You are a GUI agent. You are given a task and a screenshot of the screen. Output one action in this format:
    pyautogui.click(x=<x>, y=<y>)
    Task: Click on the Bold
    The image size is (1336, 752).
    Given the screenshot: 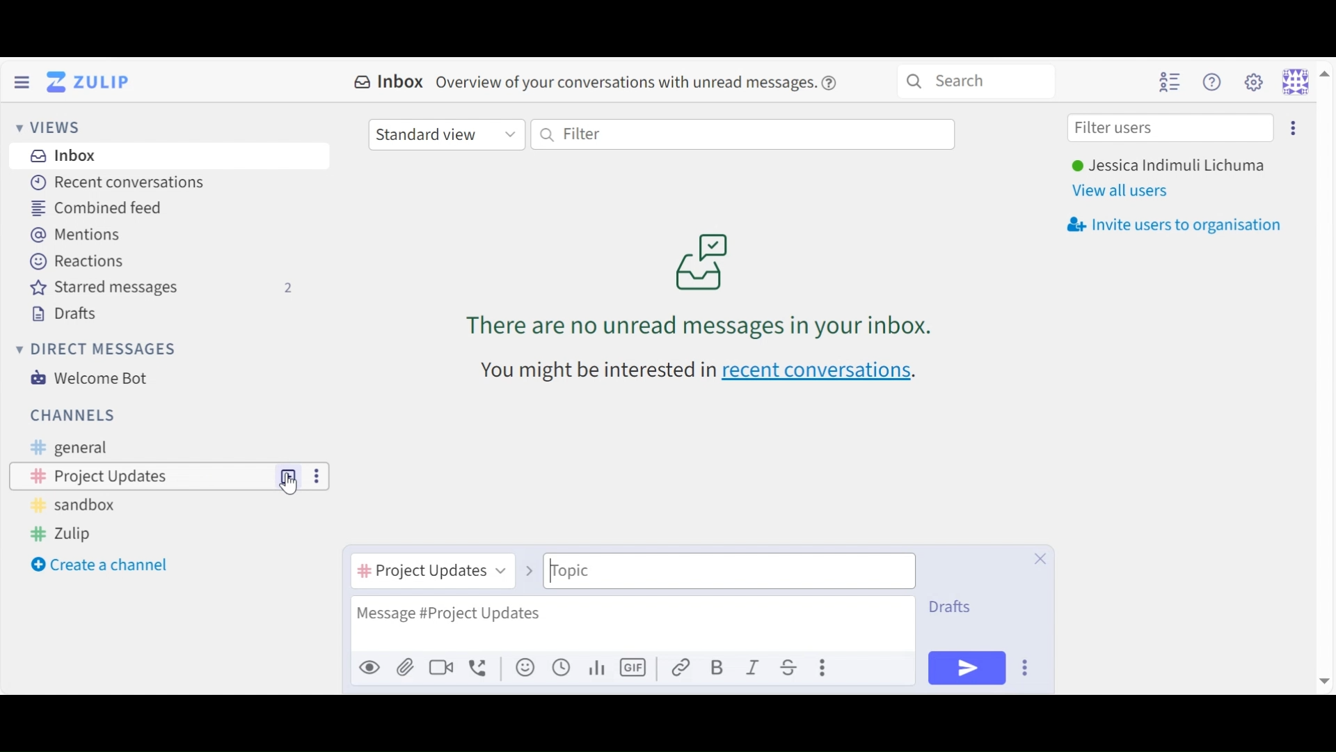 What is the action you would take?
    pyautogui.click(x=717, y=667)
    